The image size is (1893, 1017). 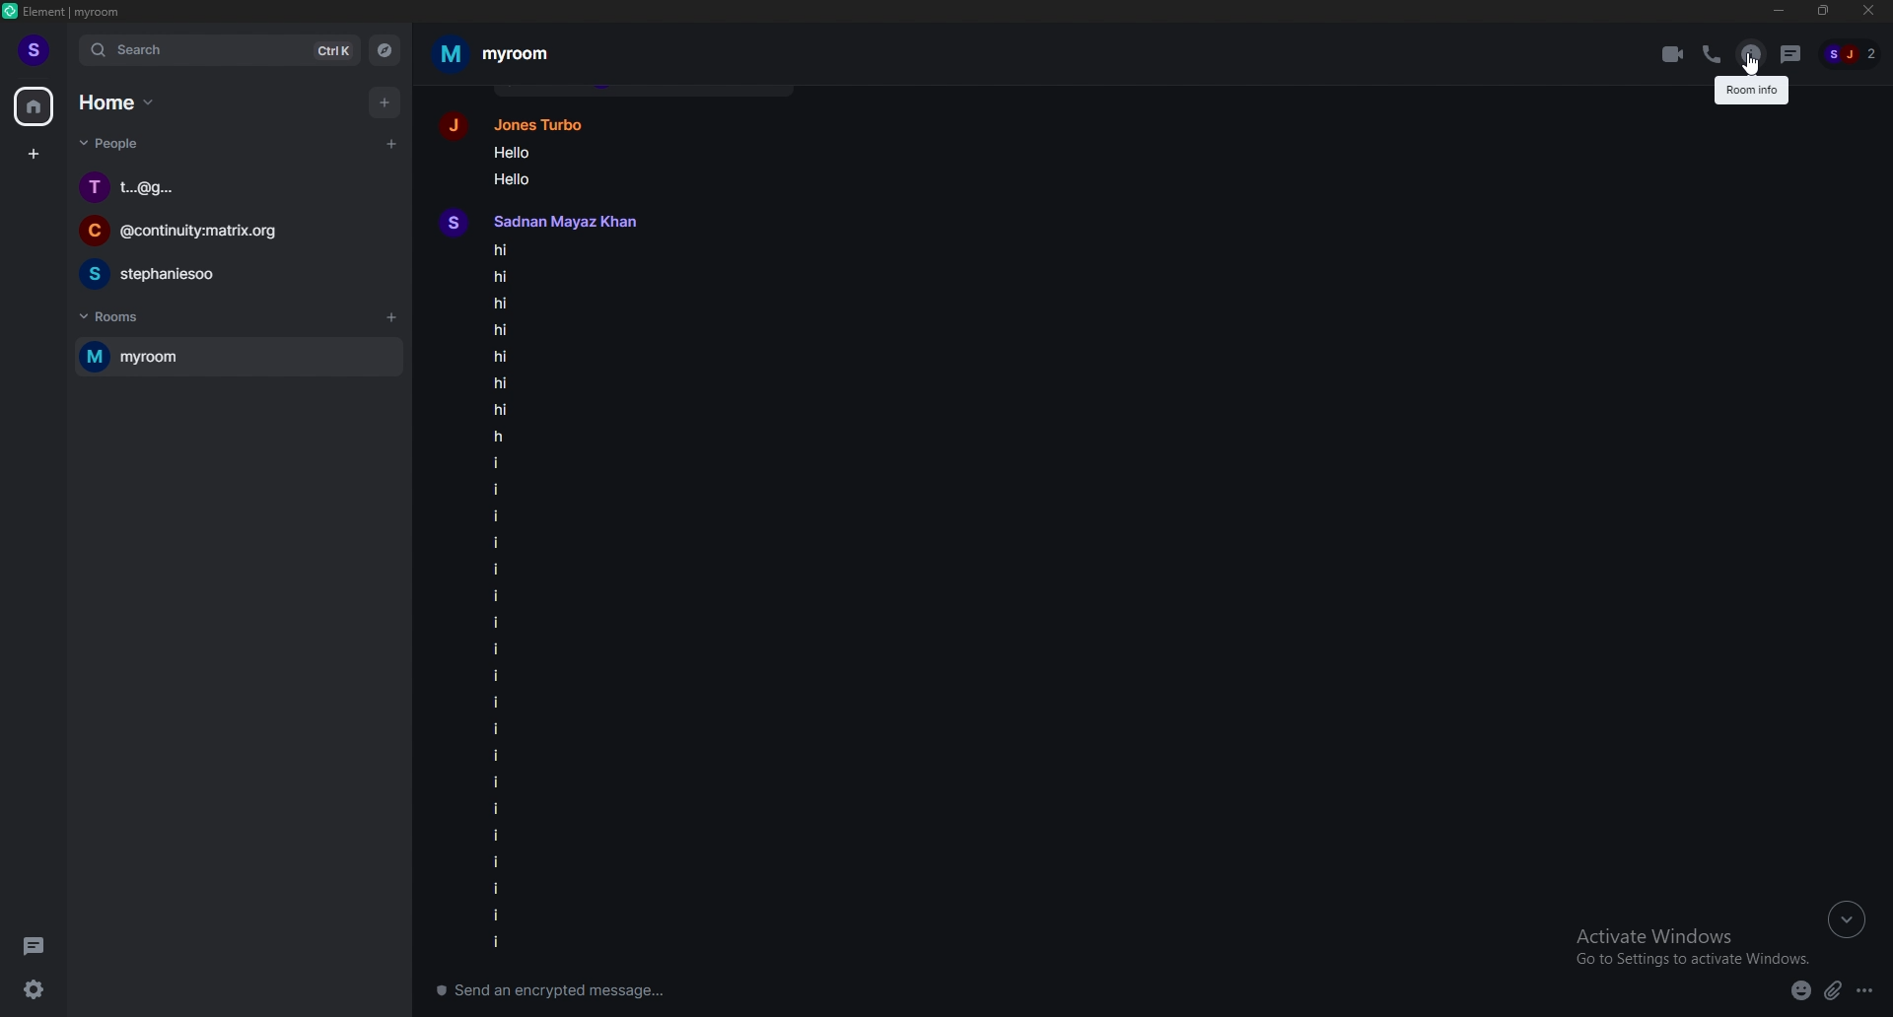 What do you see at coordinates (222, 49) in the screenshot?
I see `search` at bounding box center [222, 49].